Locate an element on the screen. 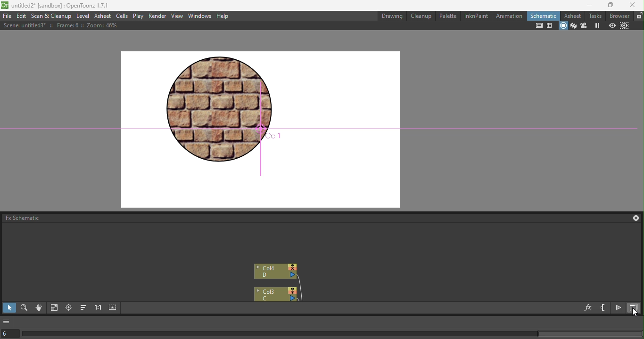  Cells  is located at coordinates (121, 16).